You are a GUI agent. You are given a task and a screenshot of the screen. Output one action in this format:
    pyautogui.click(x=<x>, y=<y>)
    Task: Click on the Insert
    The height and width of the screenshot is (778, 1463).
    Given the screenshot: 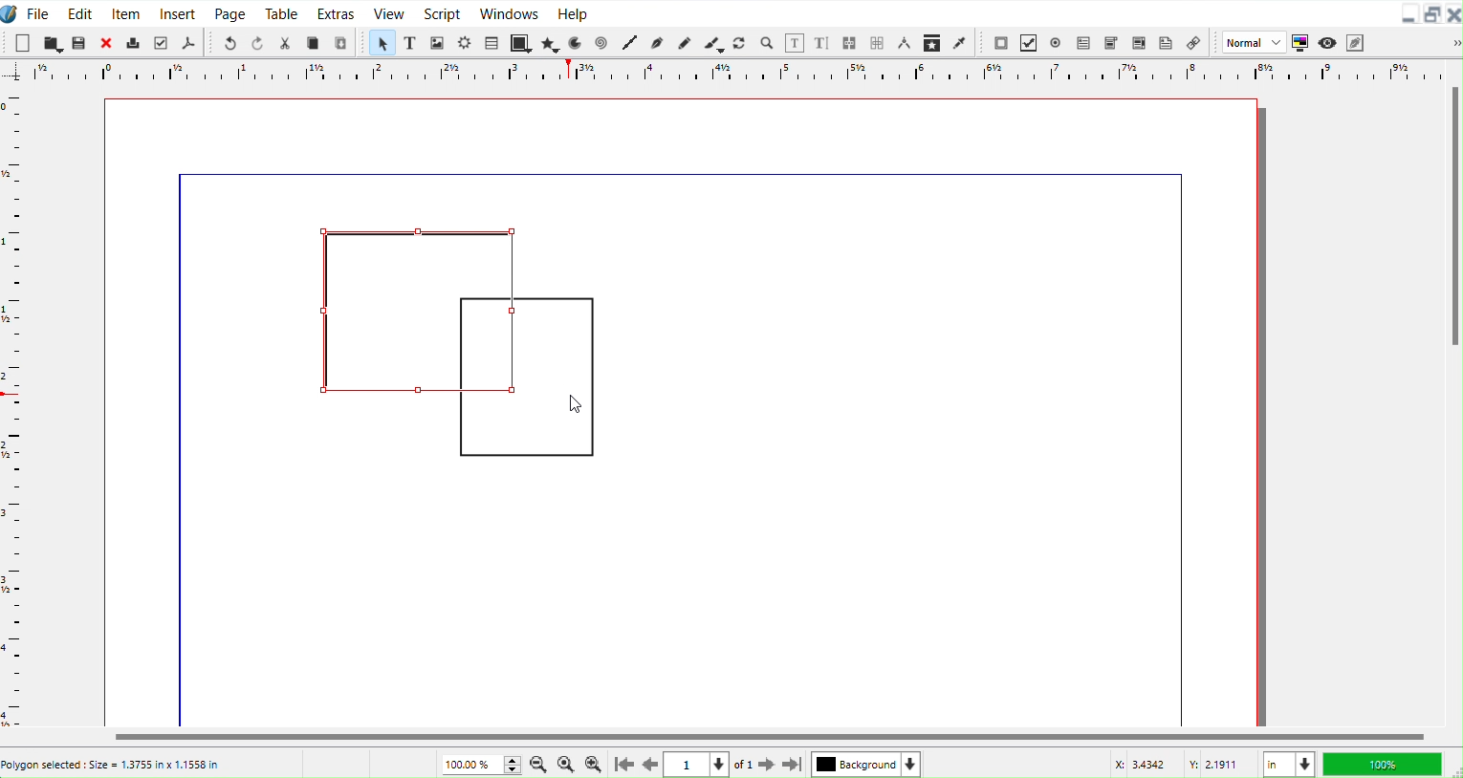 What is the action you would take?
    pyautogui.click(x=178, y=12)
    